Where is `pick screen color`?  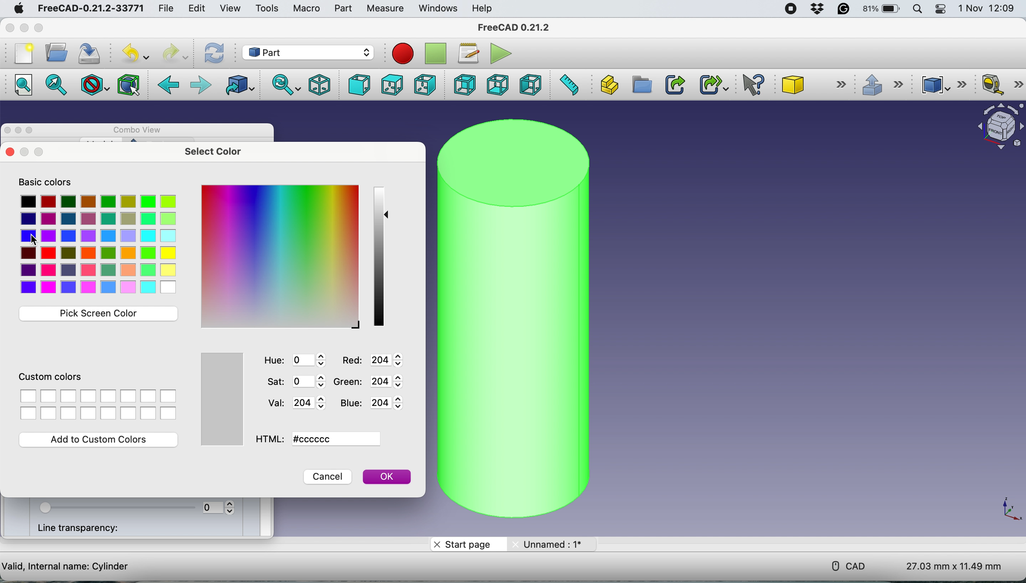 pick screen color is located at coordinates (99, 314).